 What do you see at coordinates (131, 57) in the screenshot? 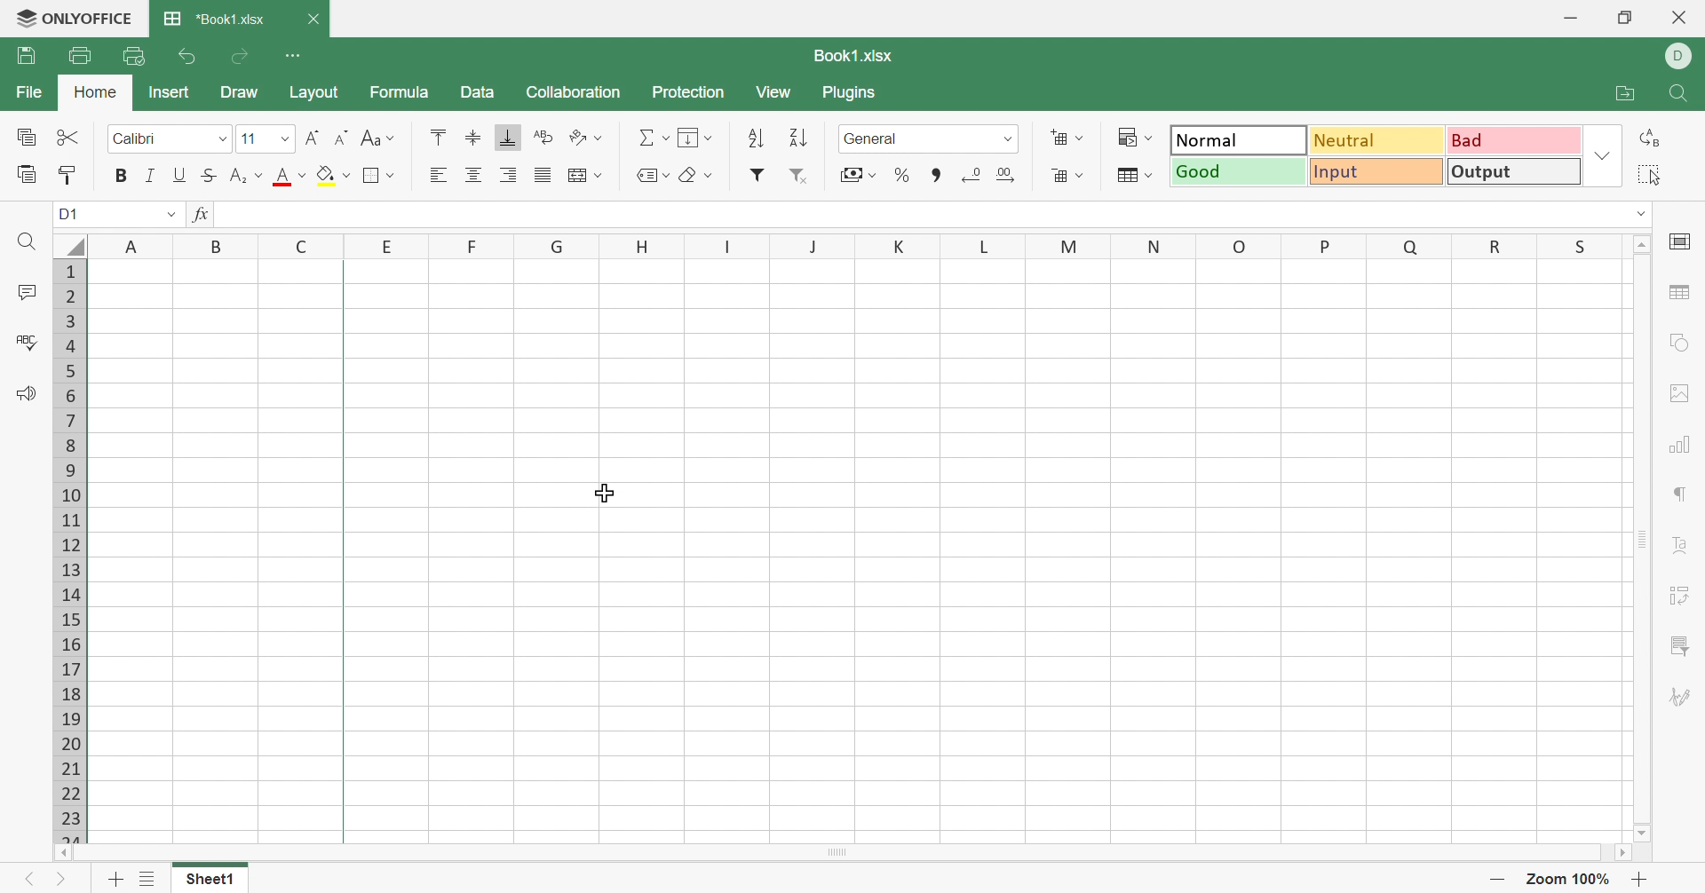
I see `Quick Print` at bounding box center [131, 57].